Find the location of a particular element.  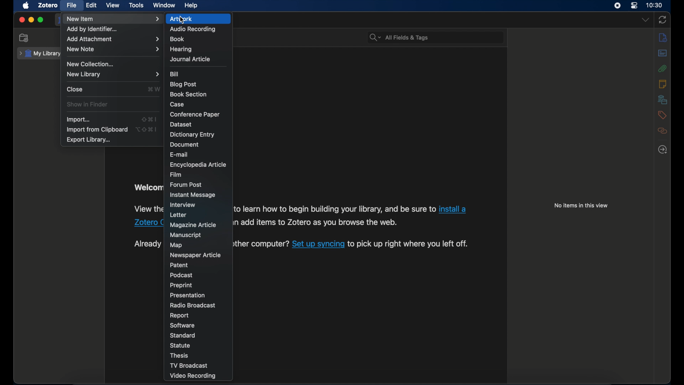

show in finder is located at coordinates (87, 104).